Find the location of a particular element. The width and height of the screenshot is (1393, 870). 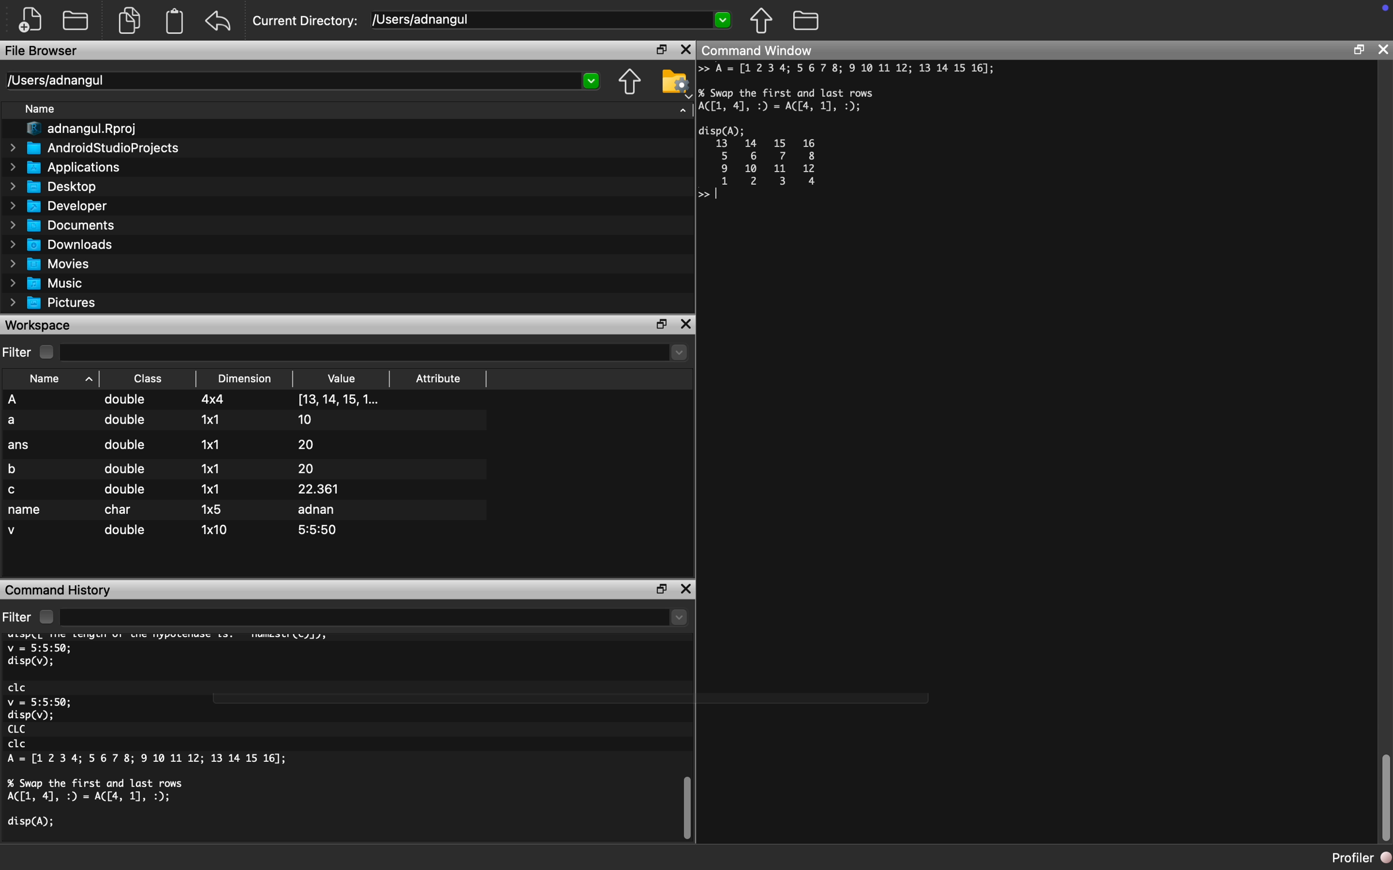

Profiler is located at coordinates (1352, 857).